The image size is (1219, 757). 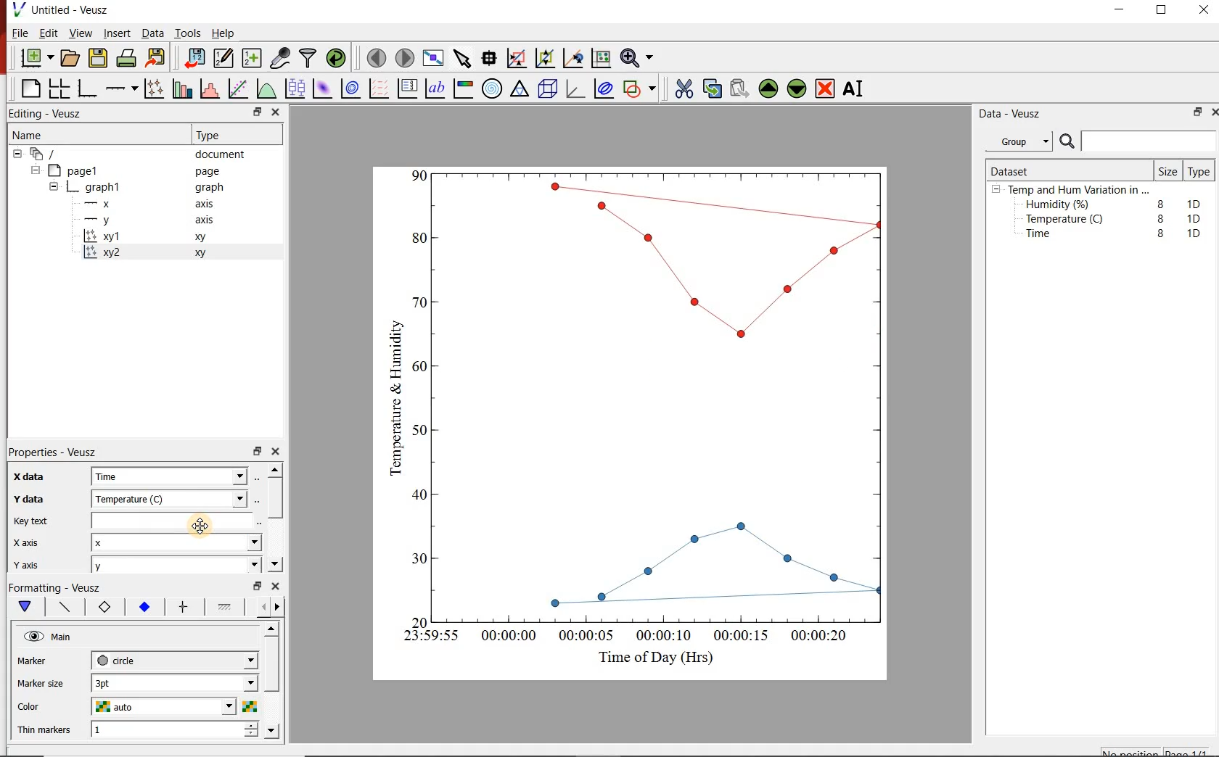 I want to click on Marker dropdown, so click(x=229, y=661).